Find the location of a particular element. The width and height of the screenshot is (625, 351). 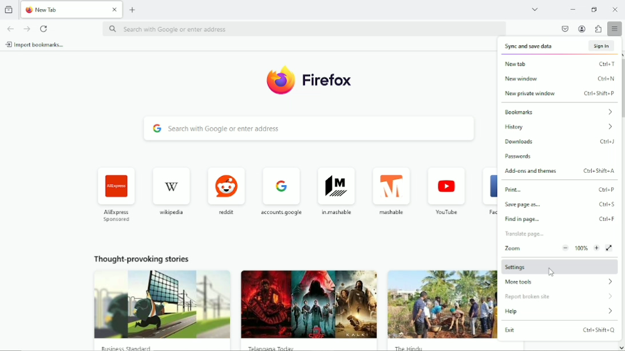

accounts google is located at coordinates (280, 191).